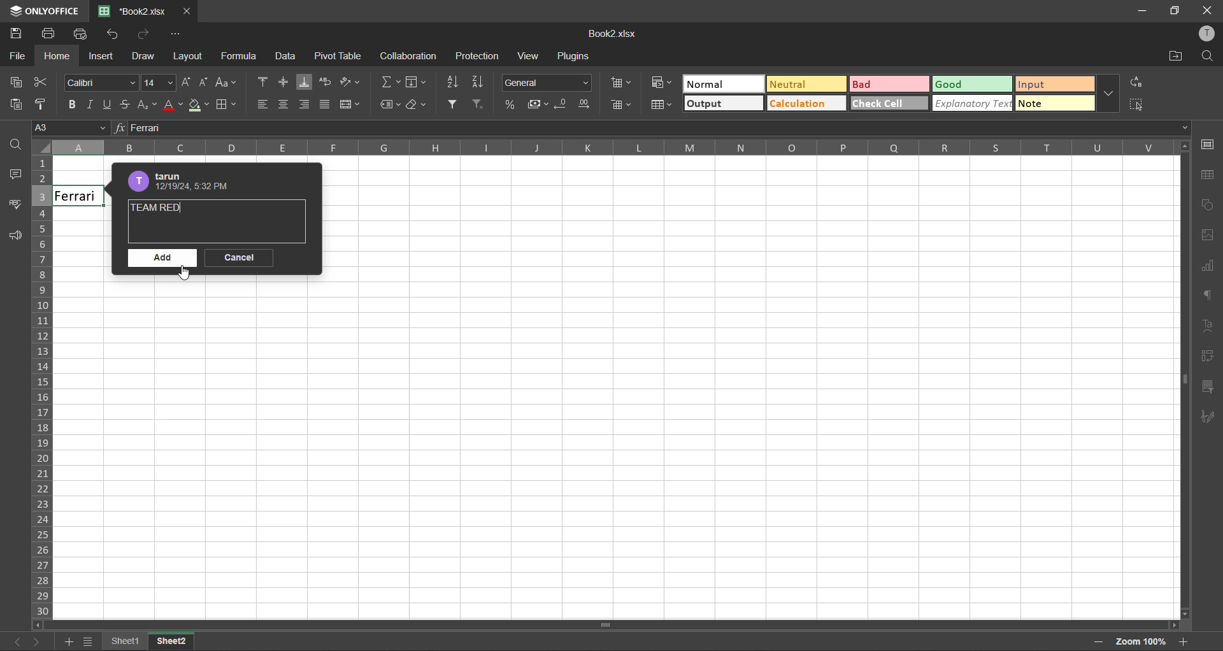 This screenshot has height=651, width=1223. What do you see at coordinates (50, 35) in the screenshot?
I see `print` at bounding box center [50, 35].